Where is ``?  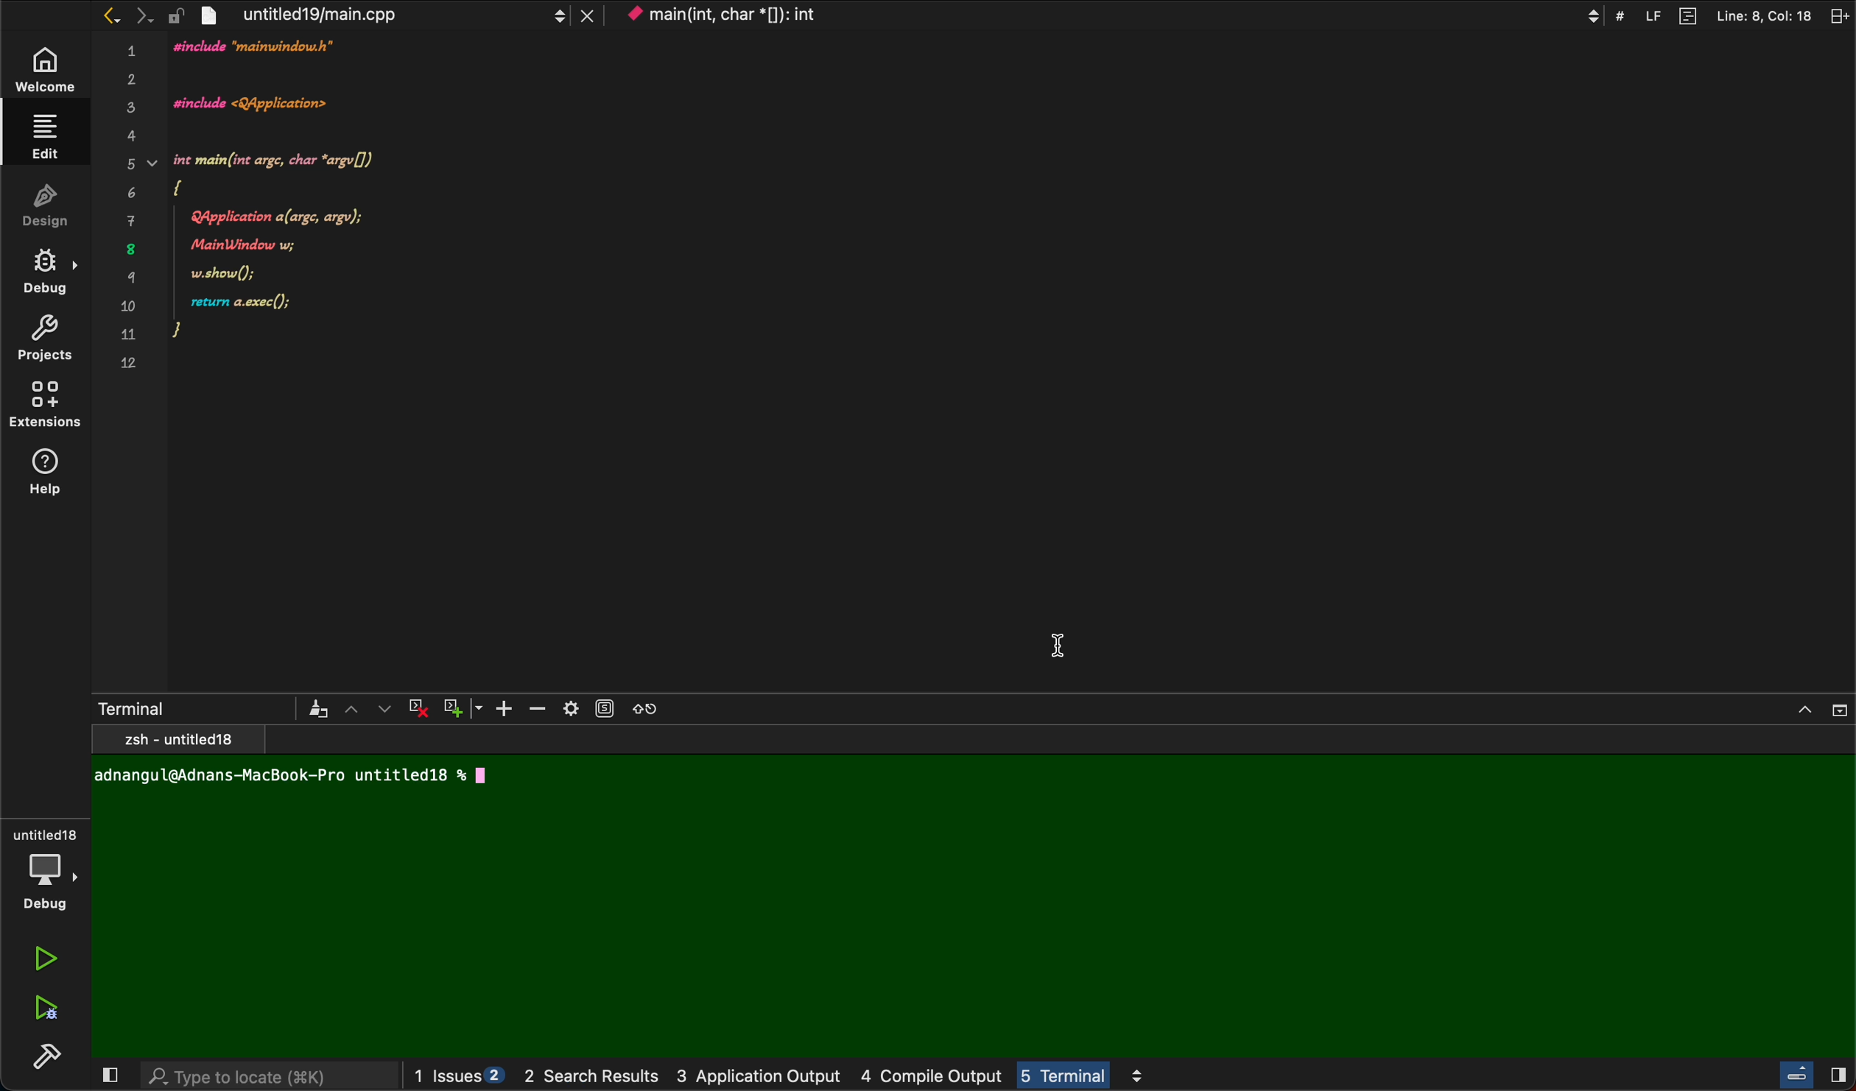  is located at coordinates (1808, 1078).